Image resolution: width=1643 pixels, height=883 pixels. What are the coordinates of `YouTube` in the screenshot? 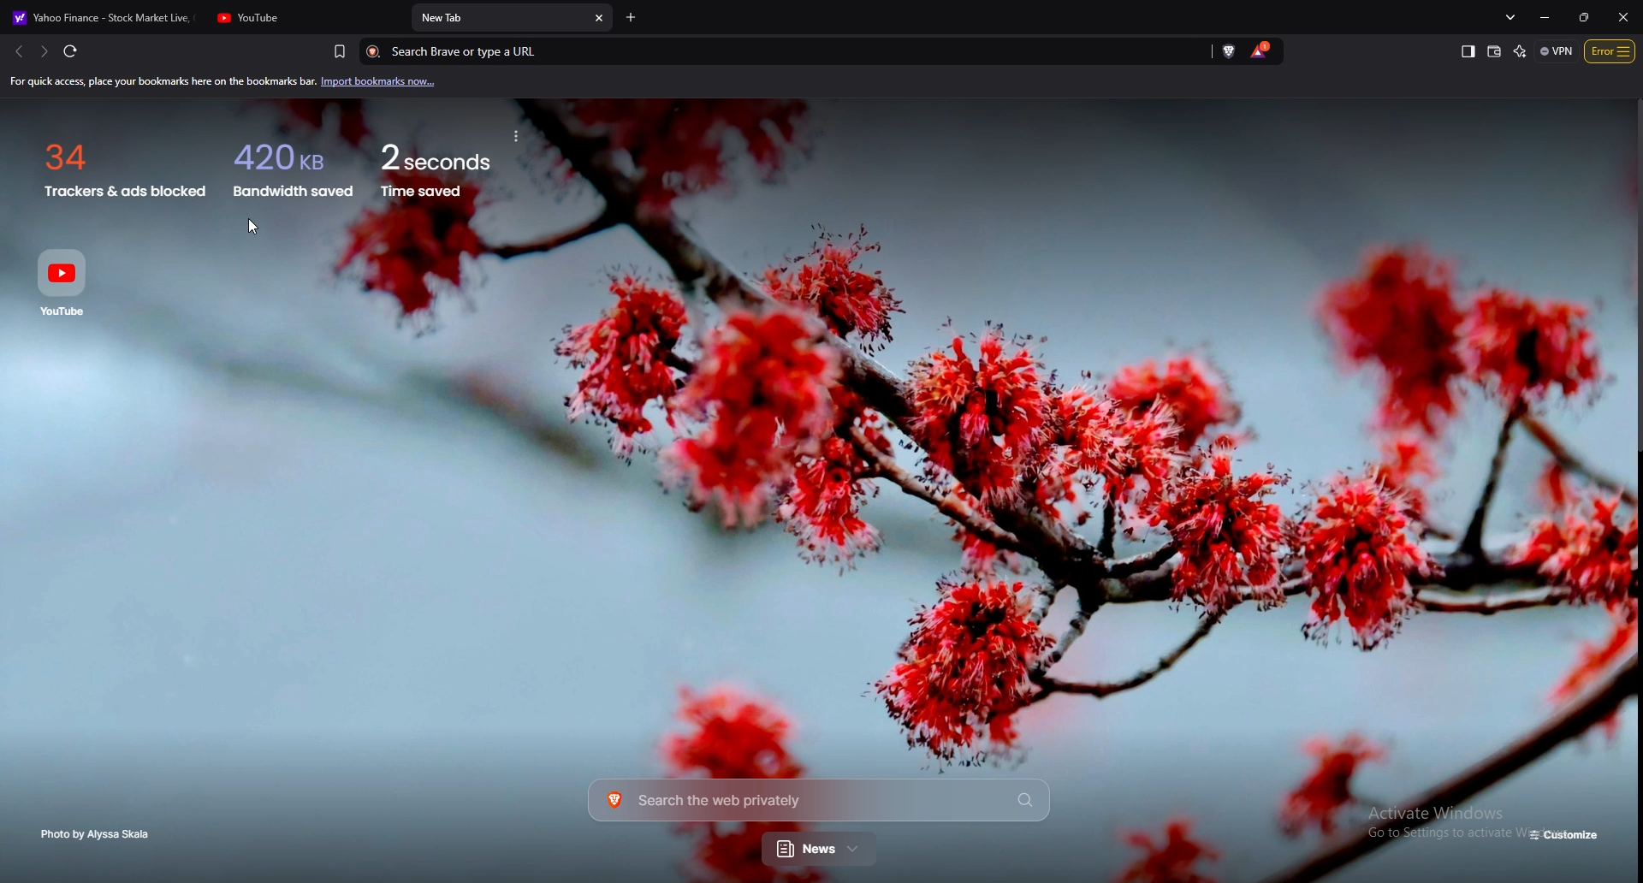 It's located at (295, 18).